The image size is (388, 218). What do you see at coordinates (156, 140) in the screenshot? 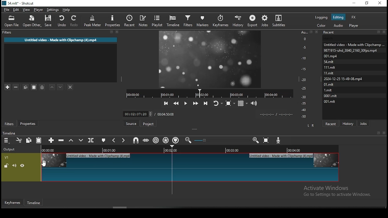
I see `ripple` at bounding box center [156, 140].